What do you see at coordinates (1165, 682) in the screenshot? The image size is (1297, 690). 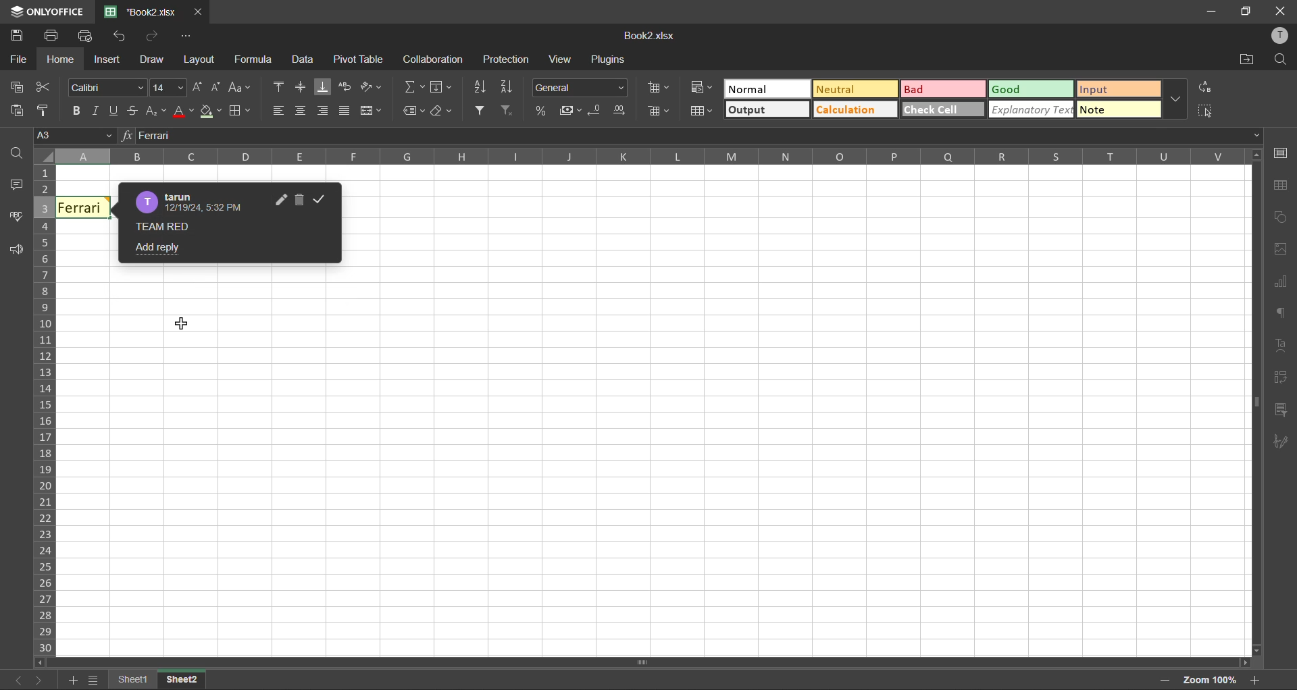 I see `zoom out` at bounding box center [1165, 682].